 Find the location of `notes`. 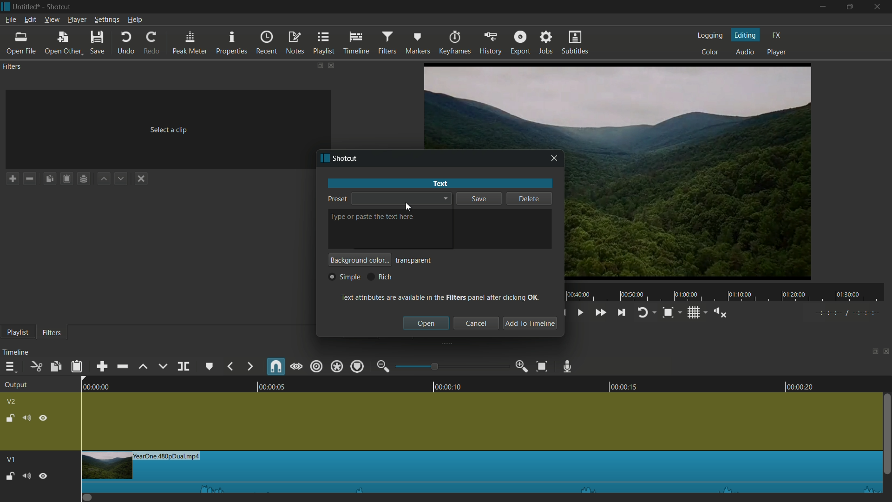

notes is located at coordinates (296, 42).